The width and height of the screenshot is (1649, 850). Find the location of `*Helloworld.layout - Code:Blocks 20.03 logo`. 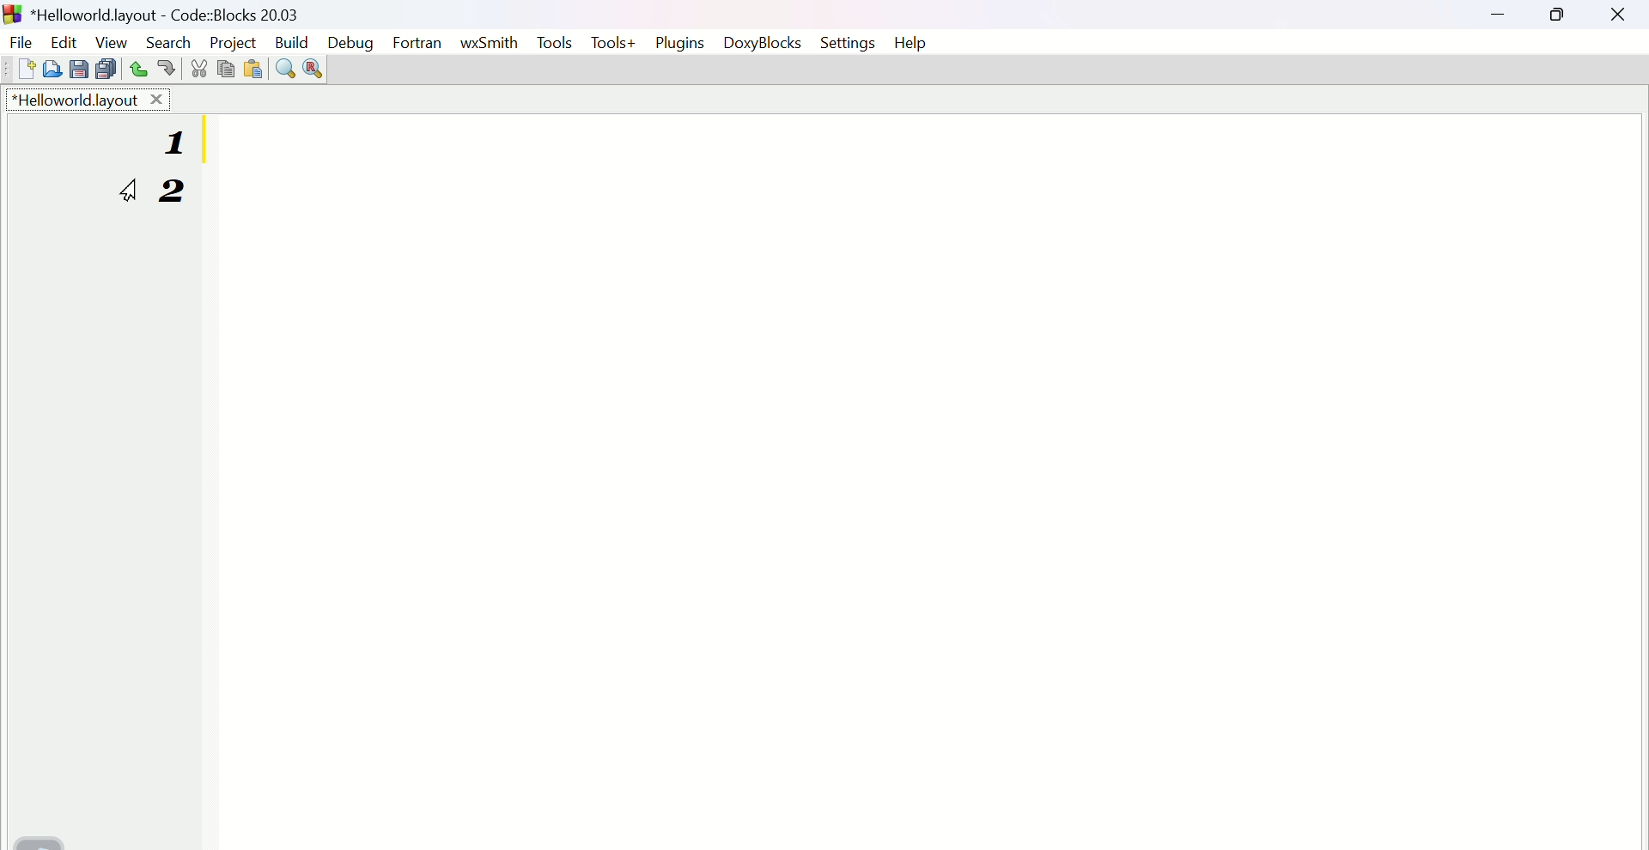

*Helloworld.layout - Code:Blocks 20.03 logo is located at coordinates (151, 13).